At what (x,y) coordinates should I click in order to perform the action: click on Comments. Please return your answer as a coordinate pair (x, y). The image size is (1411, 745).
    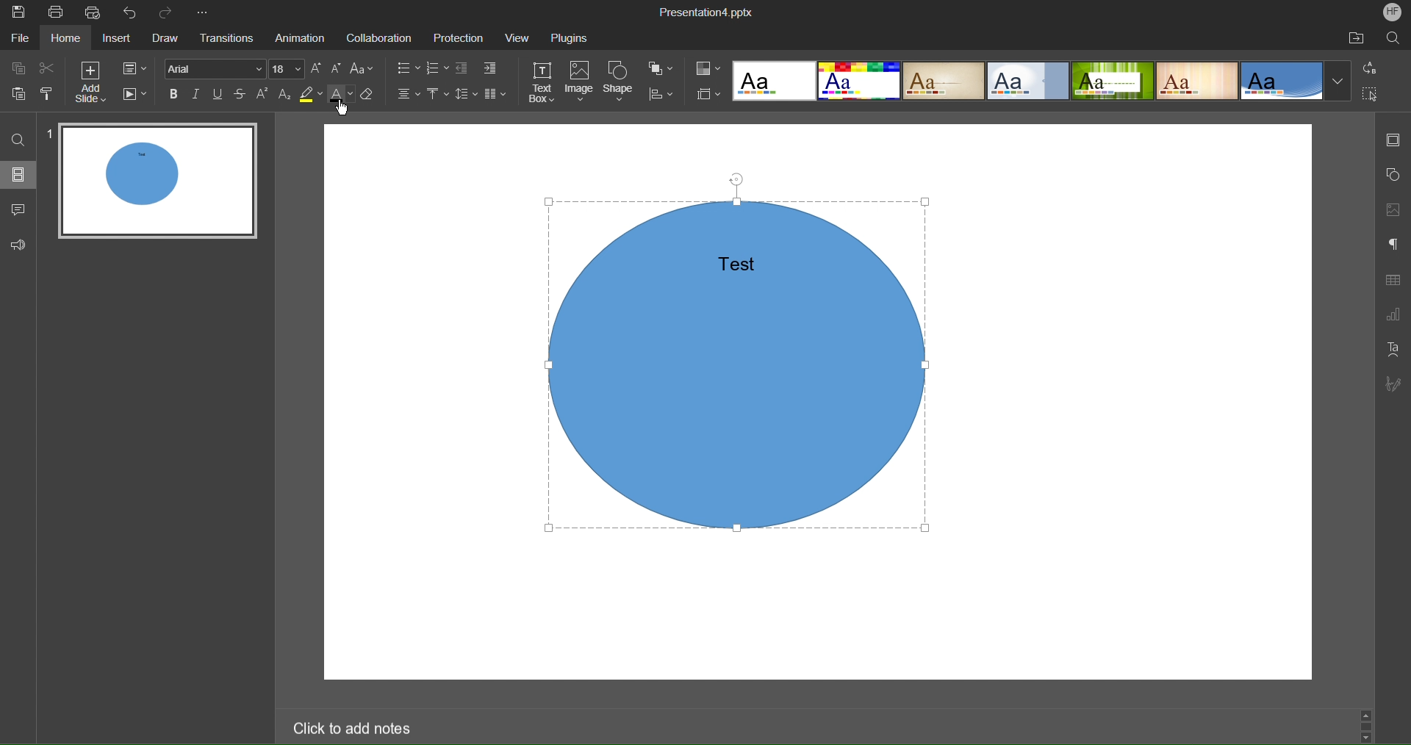
    Looking at the image, I should click on (22, 210).